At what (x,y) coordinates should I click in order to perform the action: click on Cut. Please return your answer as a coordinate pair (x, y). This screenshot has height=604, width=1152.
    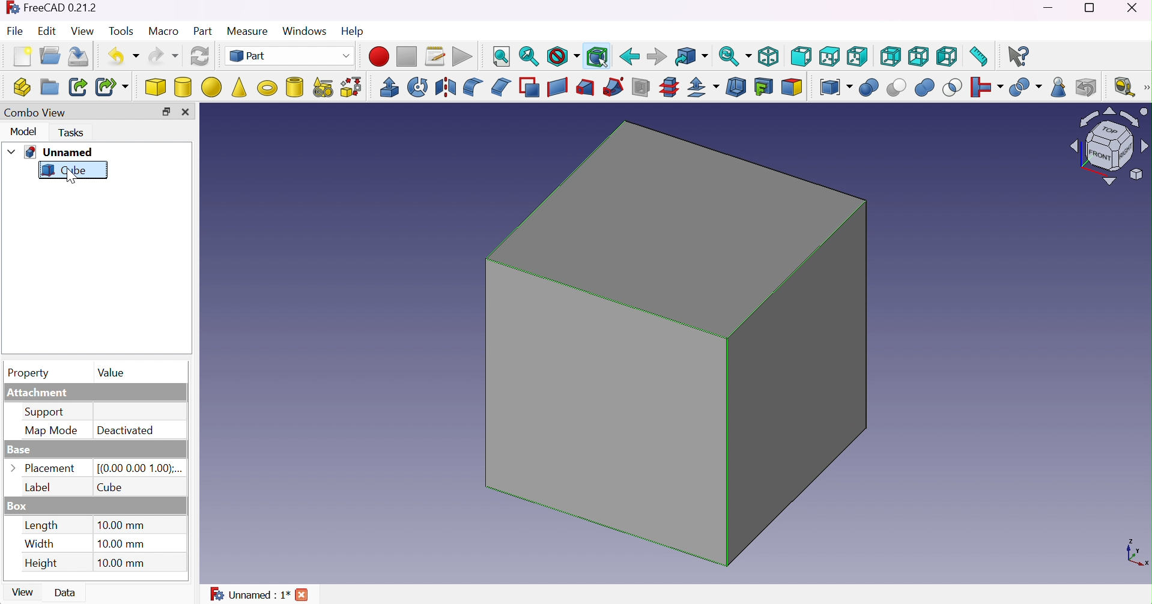
    Looking at the image, I should click on (897, 88).